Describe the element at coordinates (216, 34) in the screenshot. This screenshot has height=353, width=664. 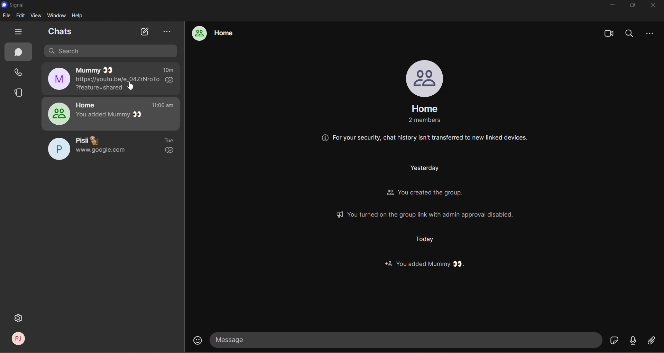
I see `home group chat` at that location.